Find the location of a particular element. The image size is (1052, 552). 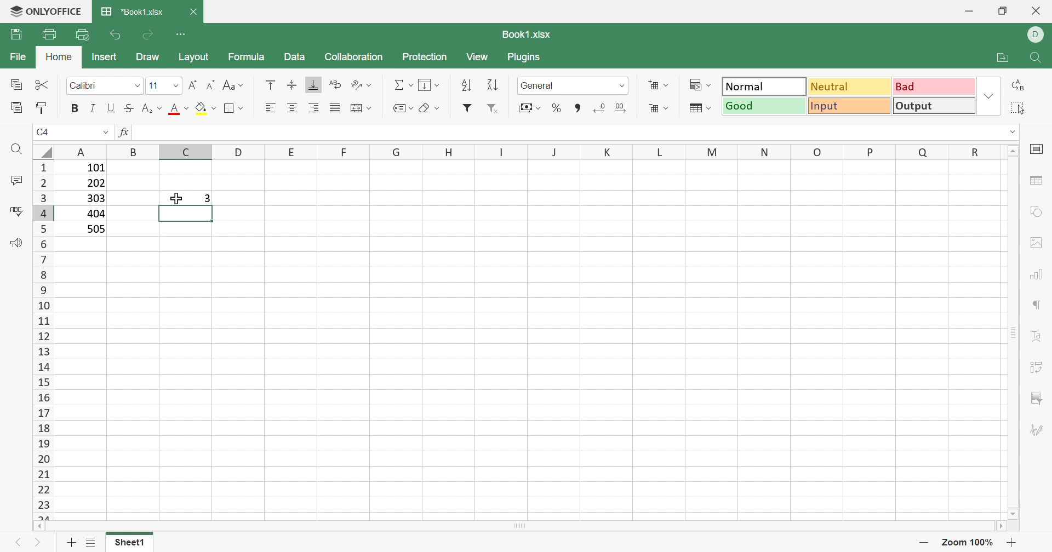

chart settings is located at coordinates (1040, 275).